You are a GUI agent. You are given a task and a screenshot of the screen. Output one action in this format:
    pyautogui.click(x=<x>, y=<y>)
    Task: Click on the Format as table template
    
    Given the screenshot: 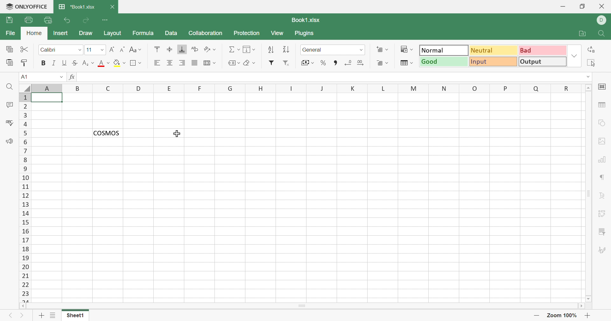 What is the action you would take?
    pyautogui.click(x=407, y=63)
    